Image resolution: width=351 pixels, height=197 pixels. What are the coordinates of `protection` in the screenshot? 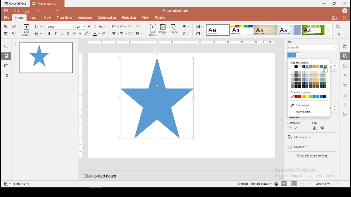 It's located at (128, 18).